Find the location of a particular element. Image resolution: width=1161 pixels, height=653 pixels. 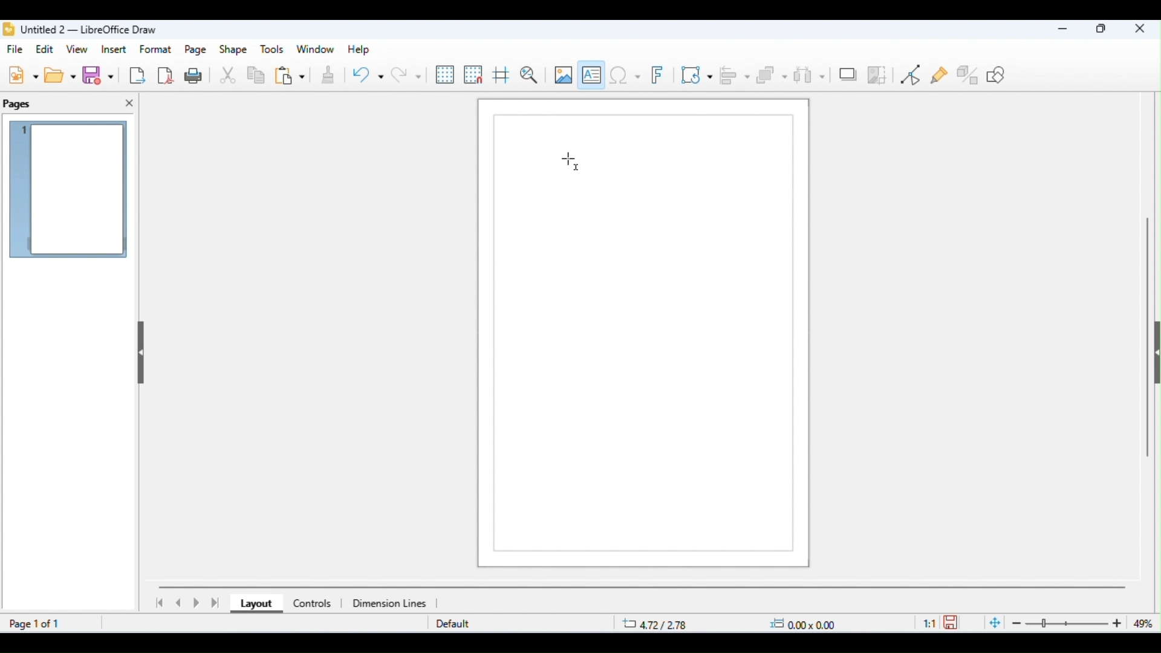

horizontal scroll bar is located at coordinates (643, 586).